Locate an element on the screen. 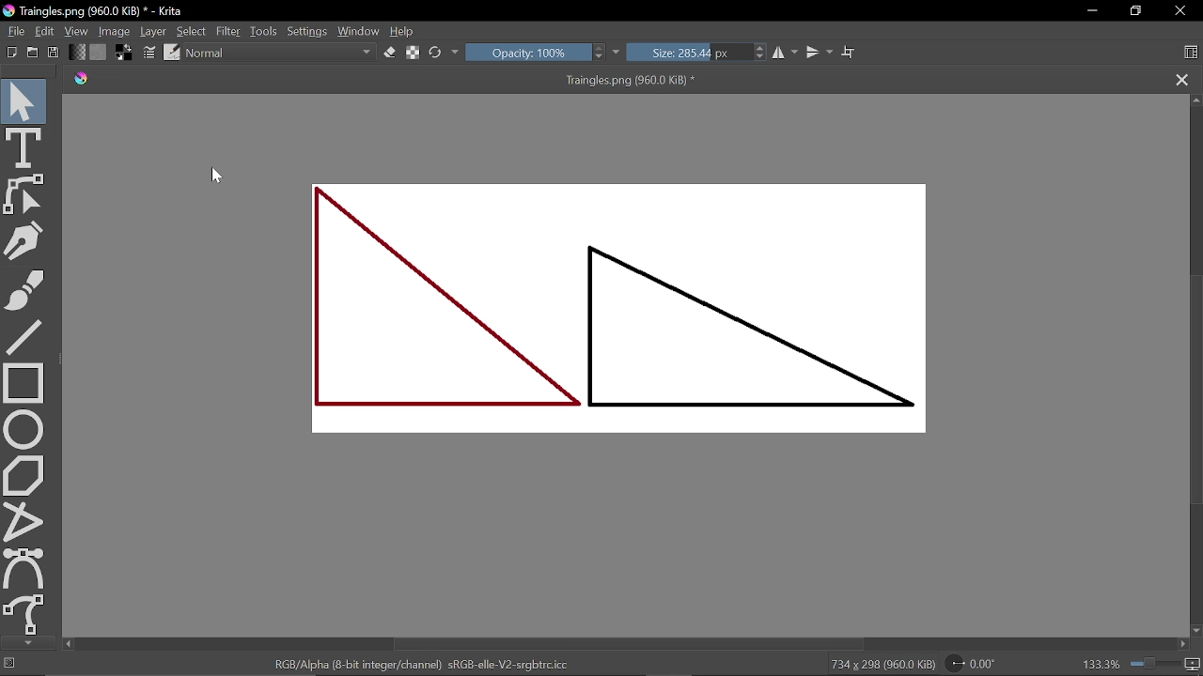  Refresh is located at coordinates (445, 52).